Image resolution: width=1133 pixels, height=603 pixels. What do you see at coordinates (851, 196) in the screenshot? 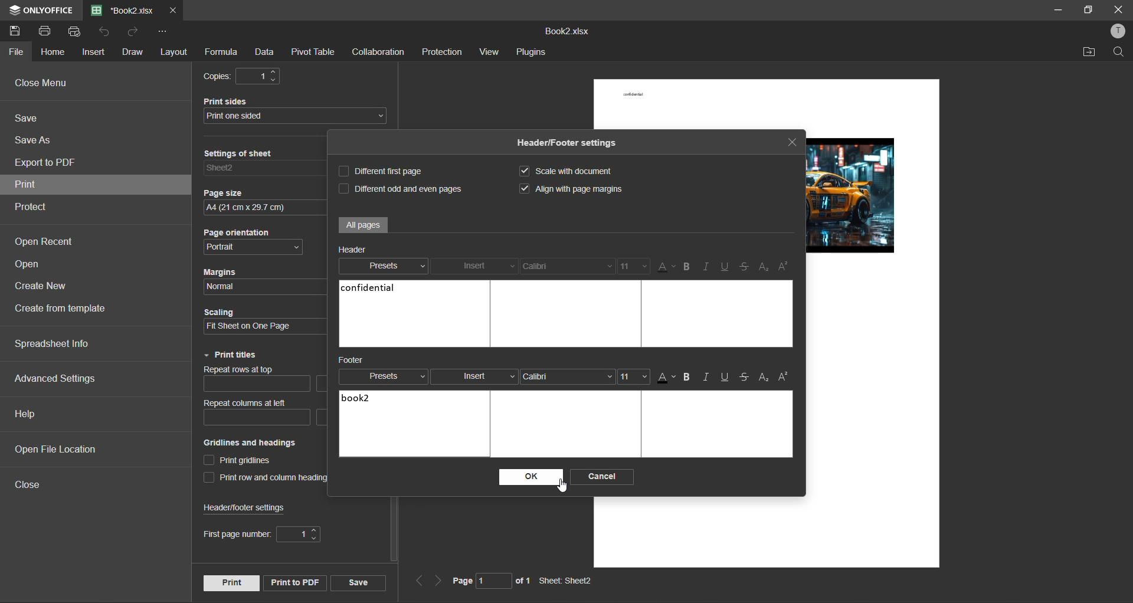
I see `picture` at bounding box center [851, 196].